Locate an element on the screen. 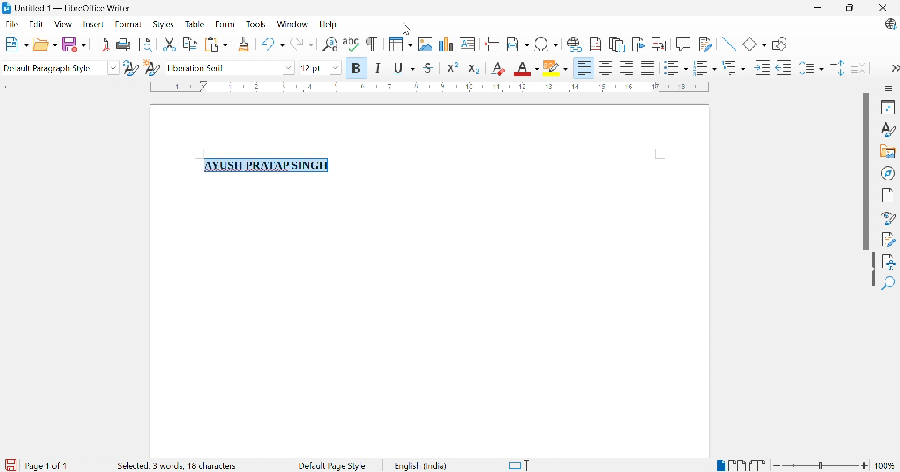 The width and height of the screenshot is (900, 472). Bold is located at coordinates (356, 69).